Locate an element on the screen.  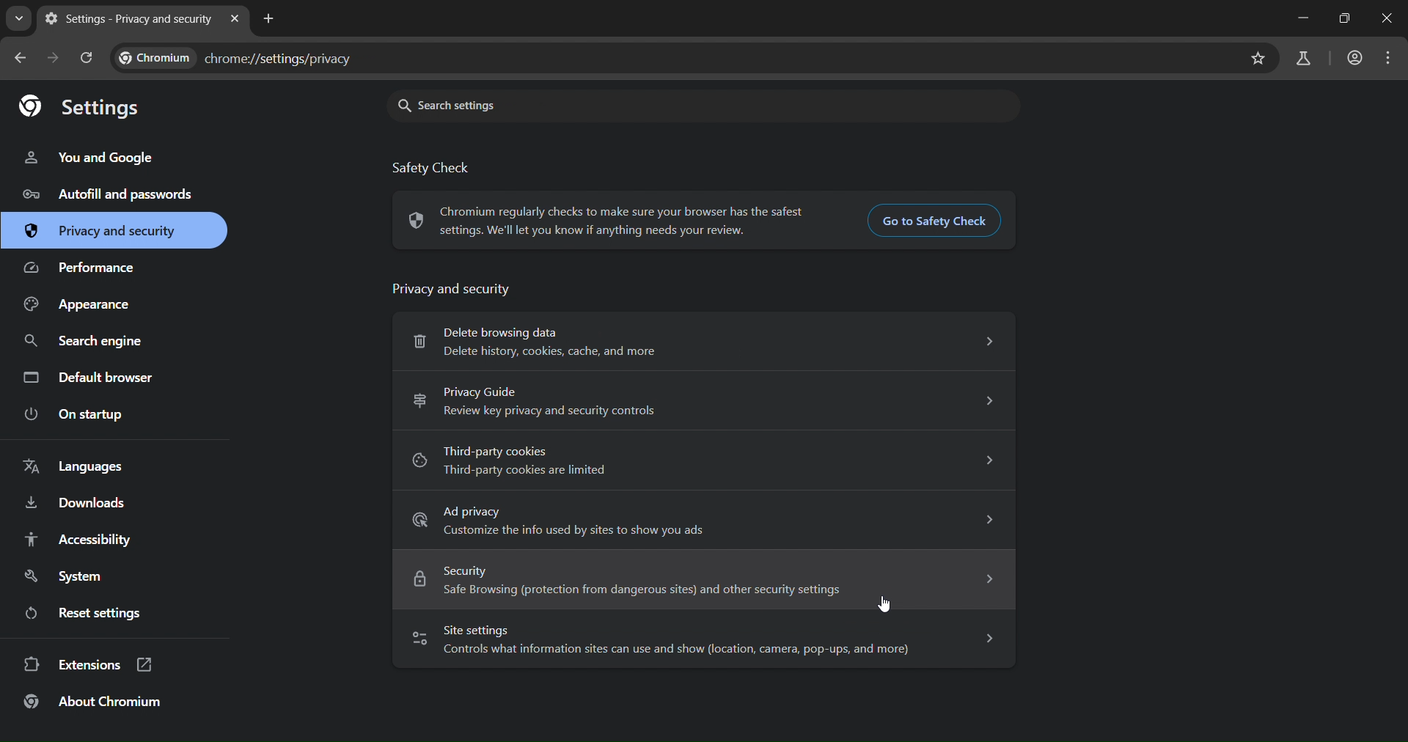
go back one page is located at coordinates (21, 60).